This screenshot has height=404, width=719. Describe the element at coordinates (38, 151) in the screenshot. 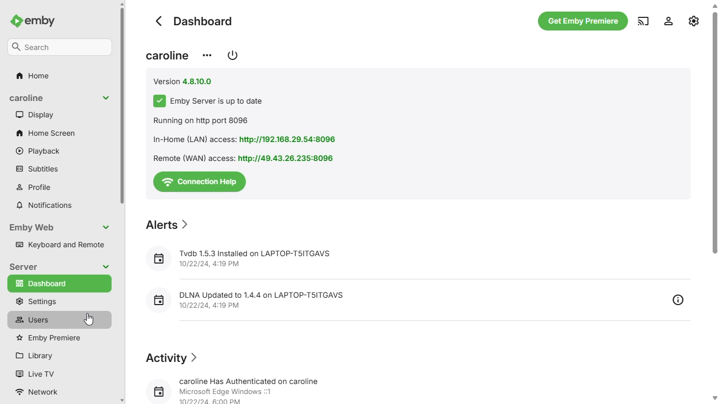

I see `playback` at that location.